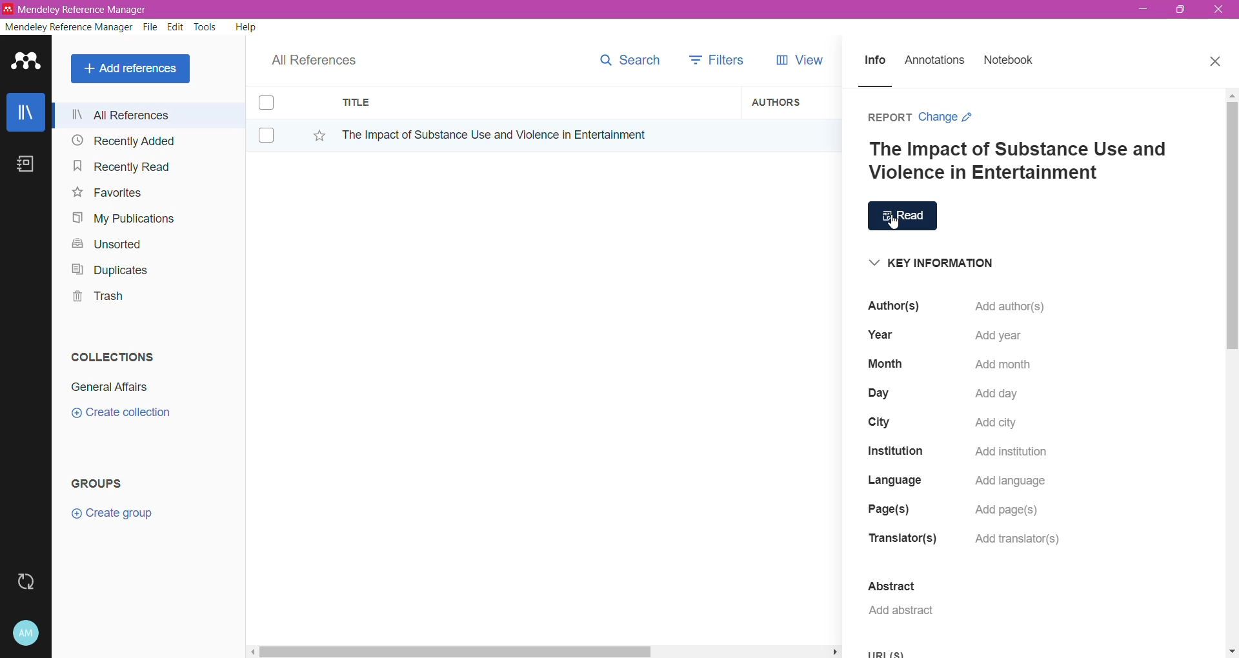  What do you see at coordinates (99, 301) in the screenshot?
I see `Trash` at bounding box center [99, 301].